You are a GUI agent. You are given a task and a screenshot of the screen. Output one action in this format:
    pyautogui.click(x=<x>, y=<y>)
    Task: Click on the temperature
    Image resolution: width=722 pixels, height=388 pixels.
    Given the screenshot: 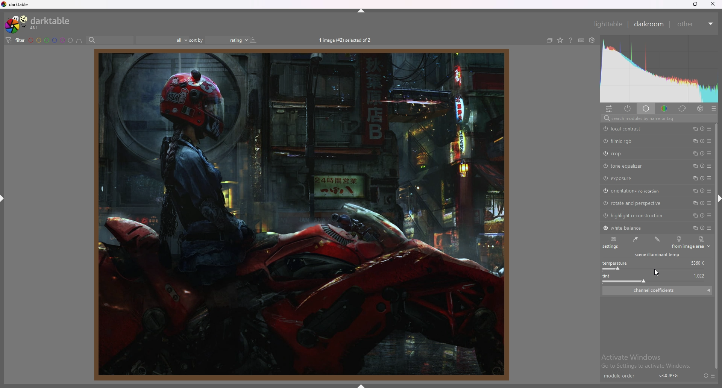 What is the action you would take?
    pyautogui.click(x=615, y=264)
    